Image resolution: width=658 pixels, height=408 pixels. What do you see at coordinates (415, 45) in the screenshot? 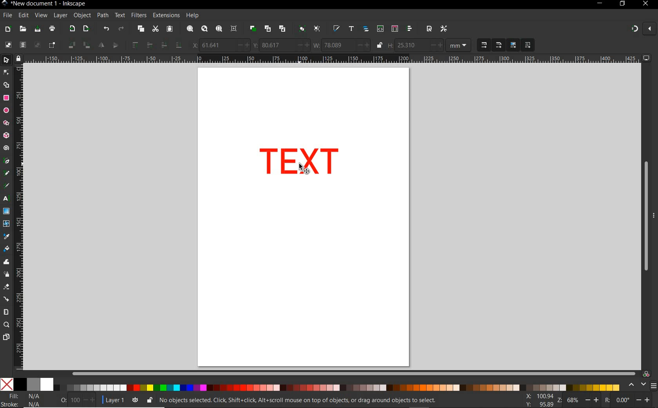
I see `Height of selection` at bounding box center [415, 45].